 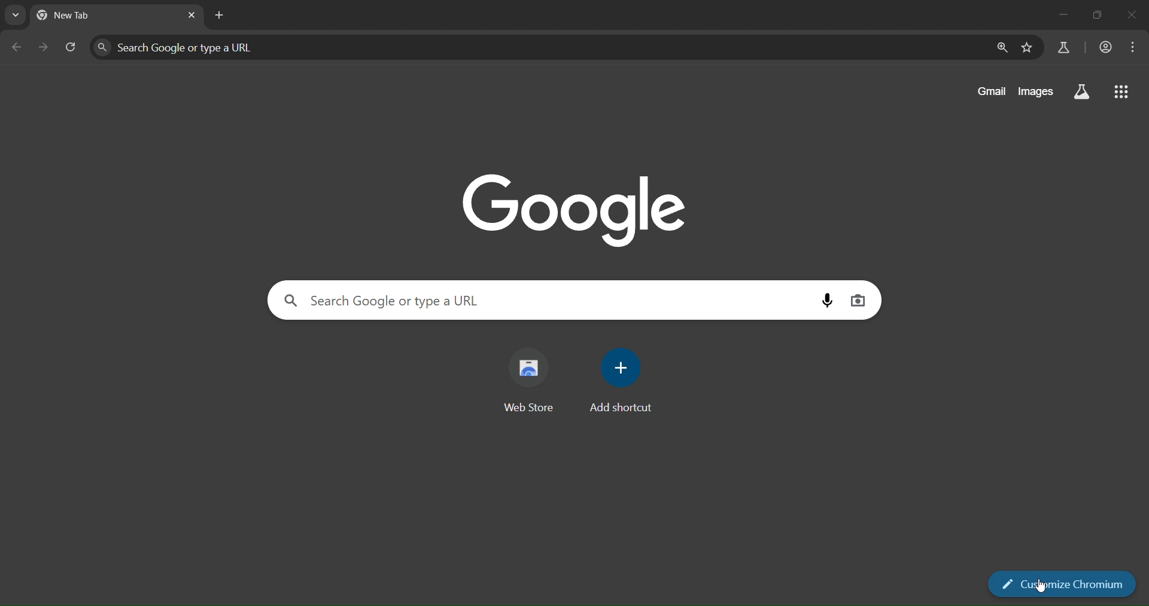 What do you see at coordinates (549, 301) in the screenshot?
I see `search panel` at bounding box center [549, 301].